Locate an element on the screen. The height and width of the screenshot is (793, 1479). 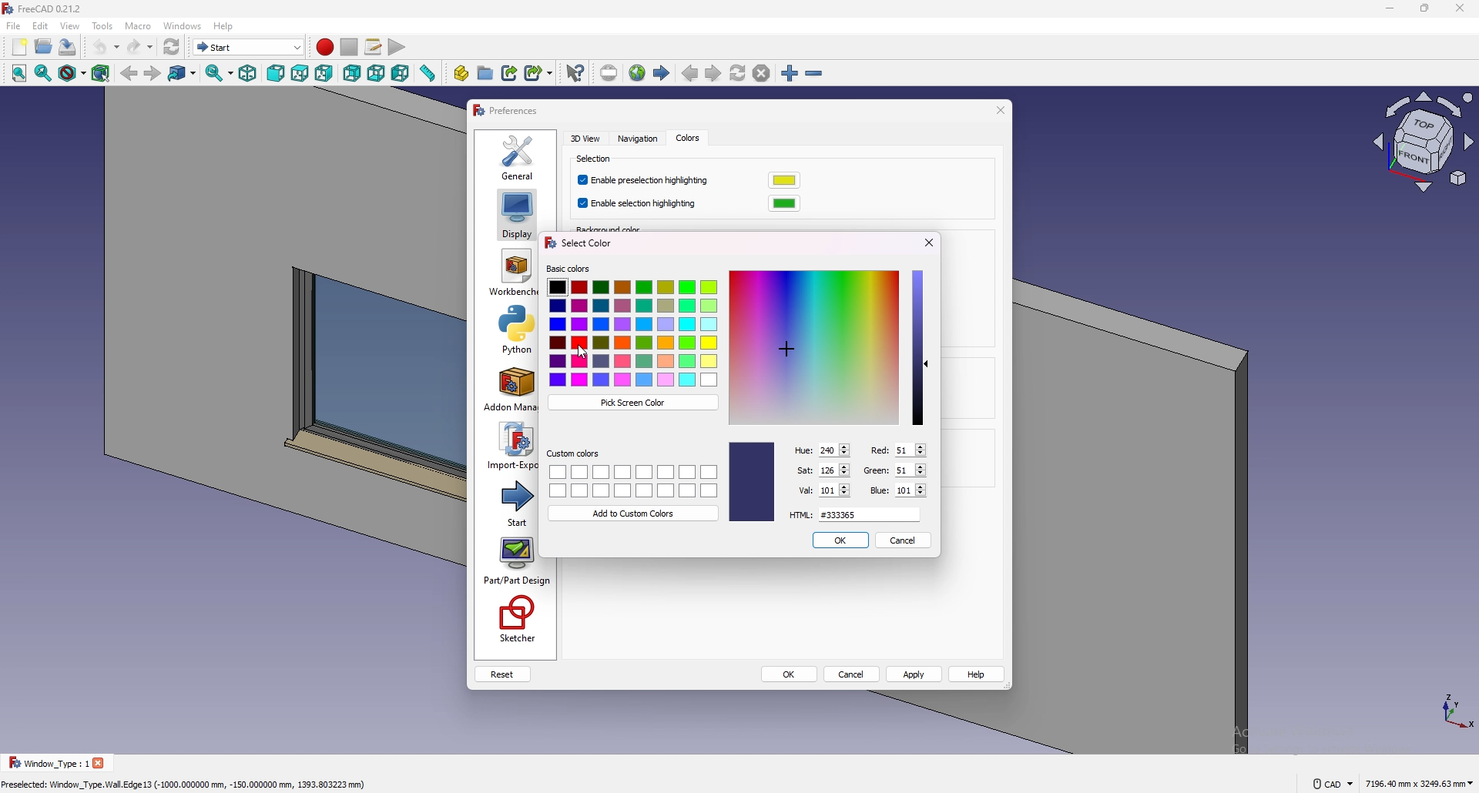
custom color slots is located at coordinates (633, 480).